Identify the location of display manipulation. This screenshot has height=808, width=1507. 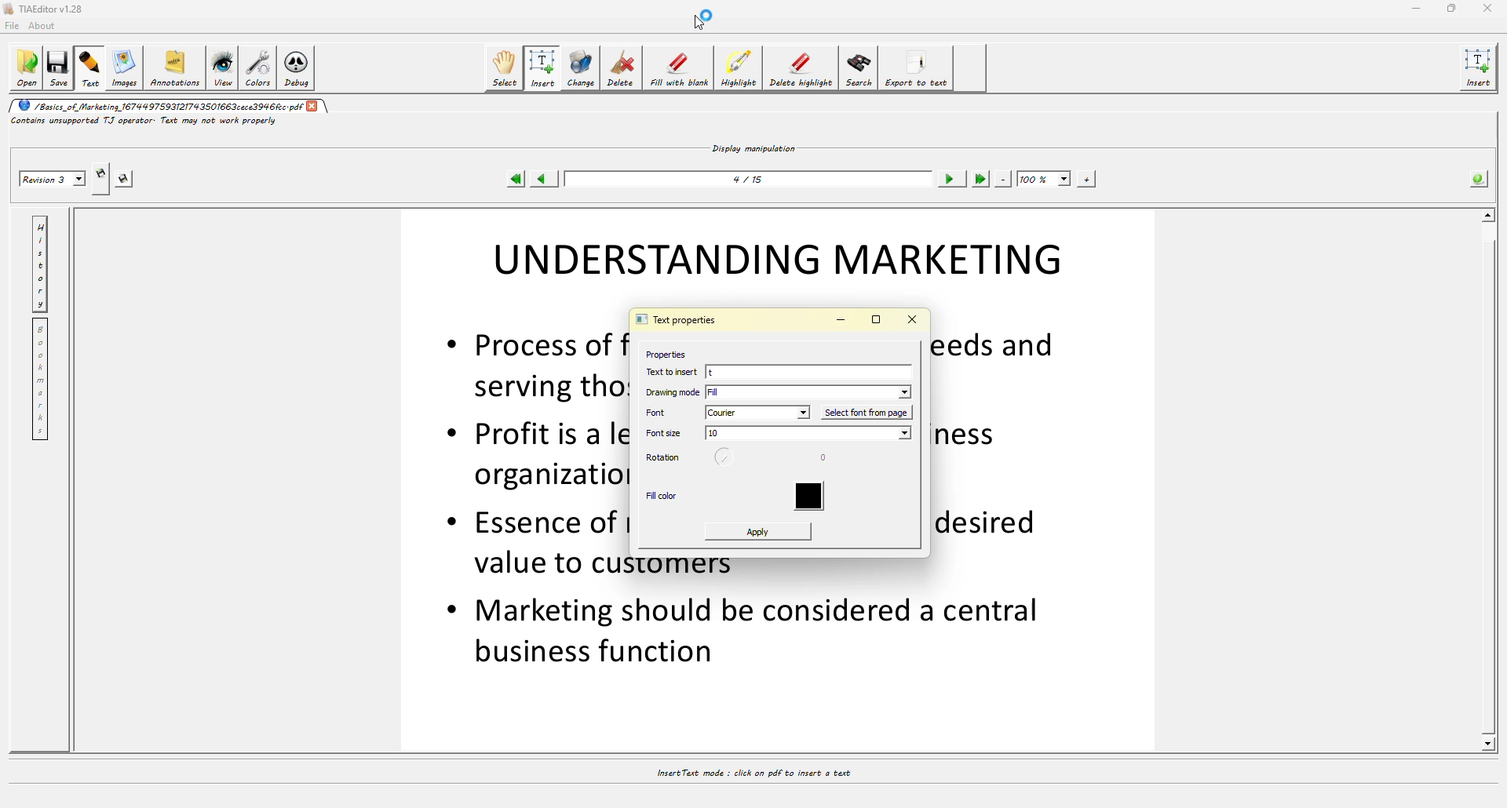
(756, 147).